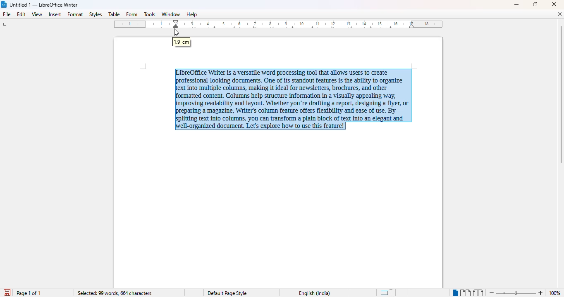 This screenshot has height=297, width=564. I want to click on Untitled 1 -- LibreOffice Writer, so click(44, 5).